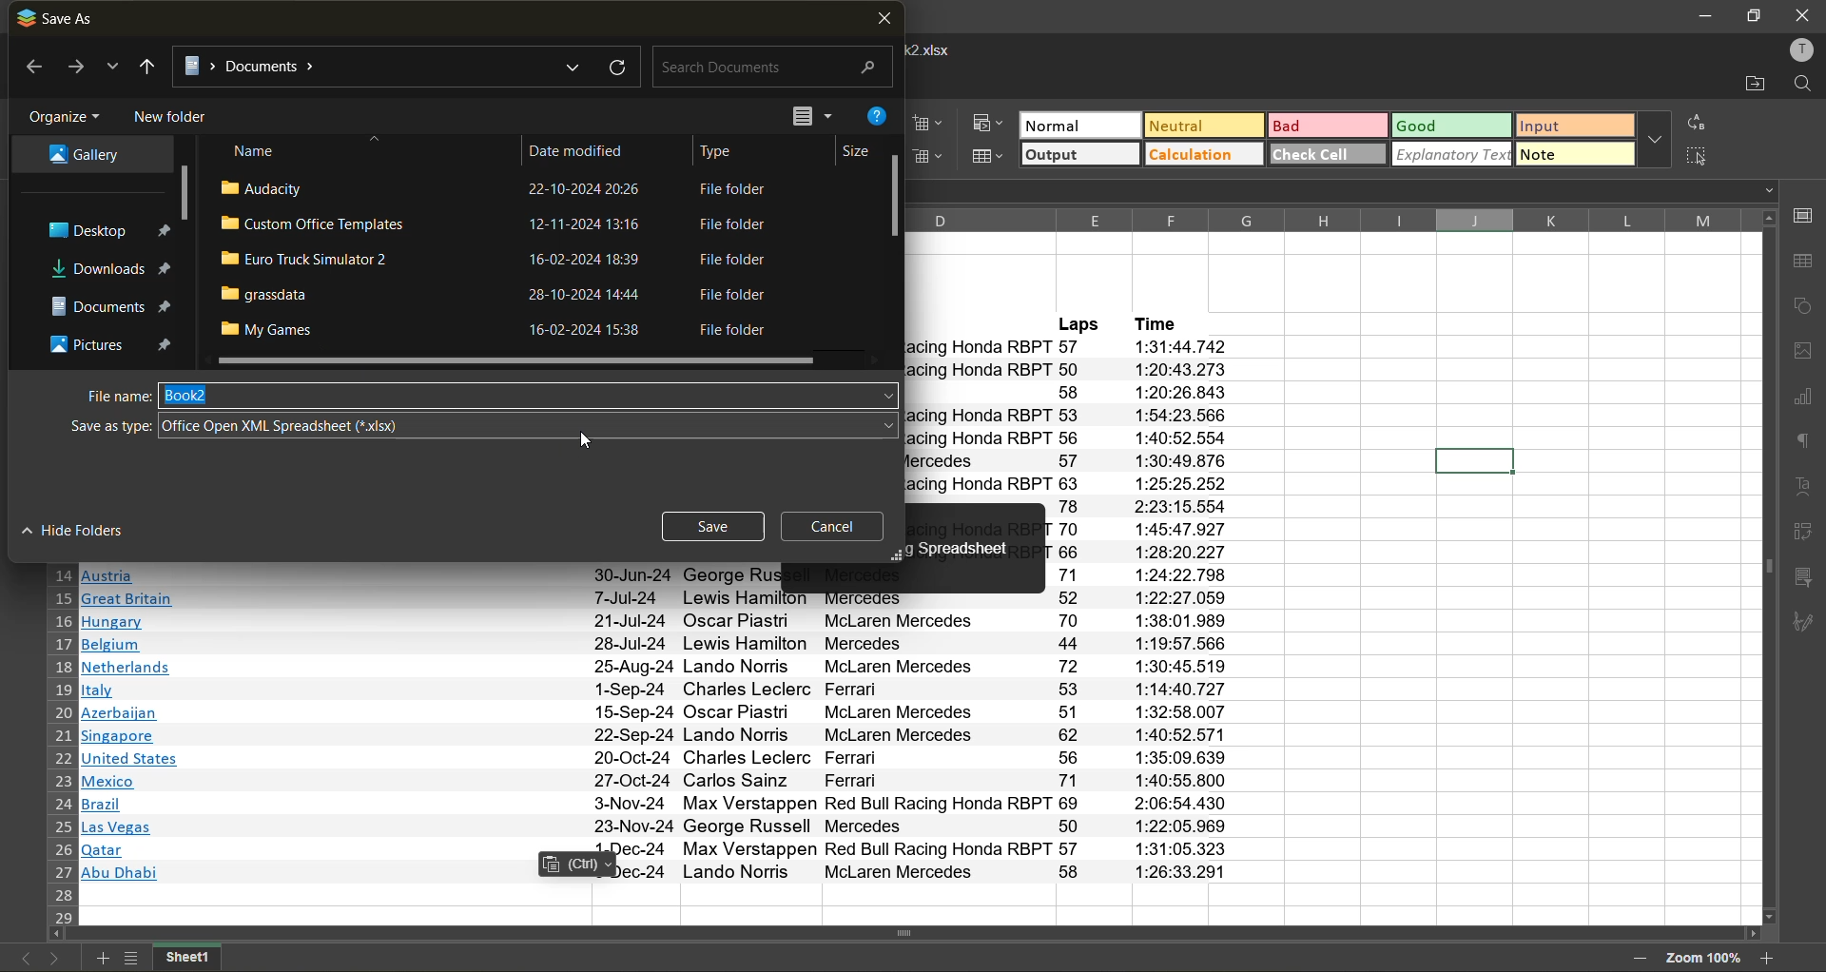  What do you see at coordinates (658, 713) in the screenshot?
I see `text info` at bounding box center [658, 713].